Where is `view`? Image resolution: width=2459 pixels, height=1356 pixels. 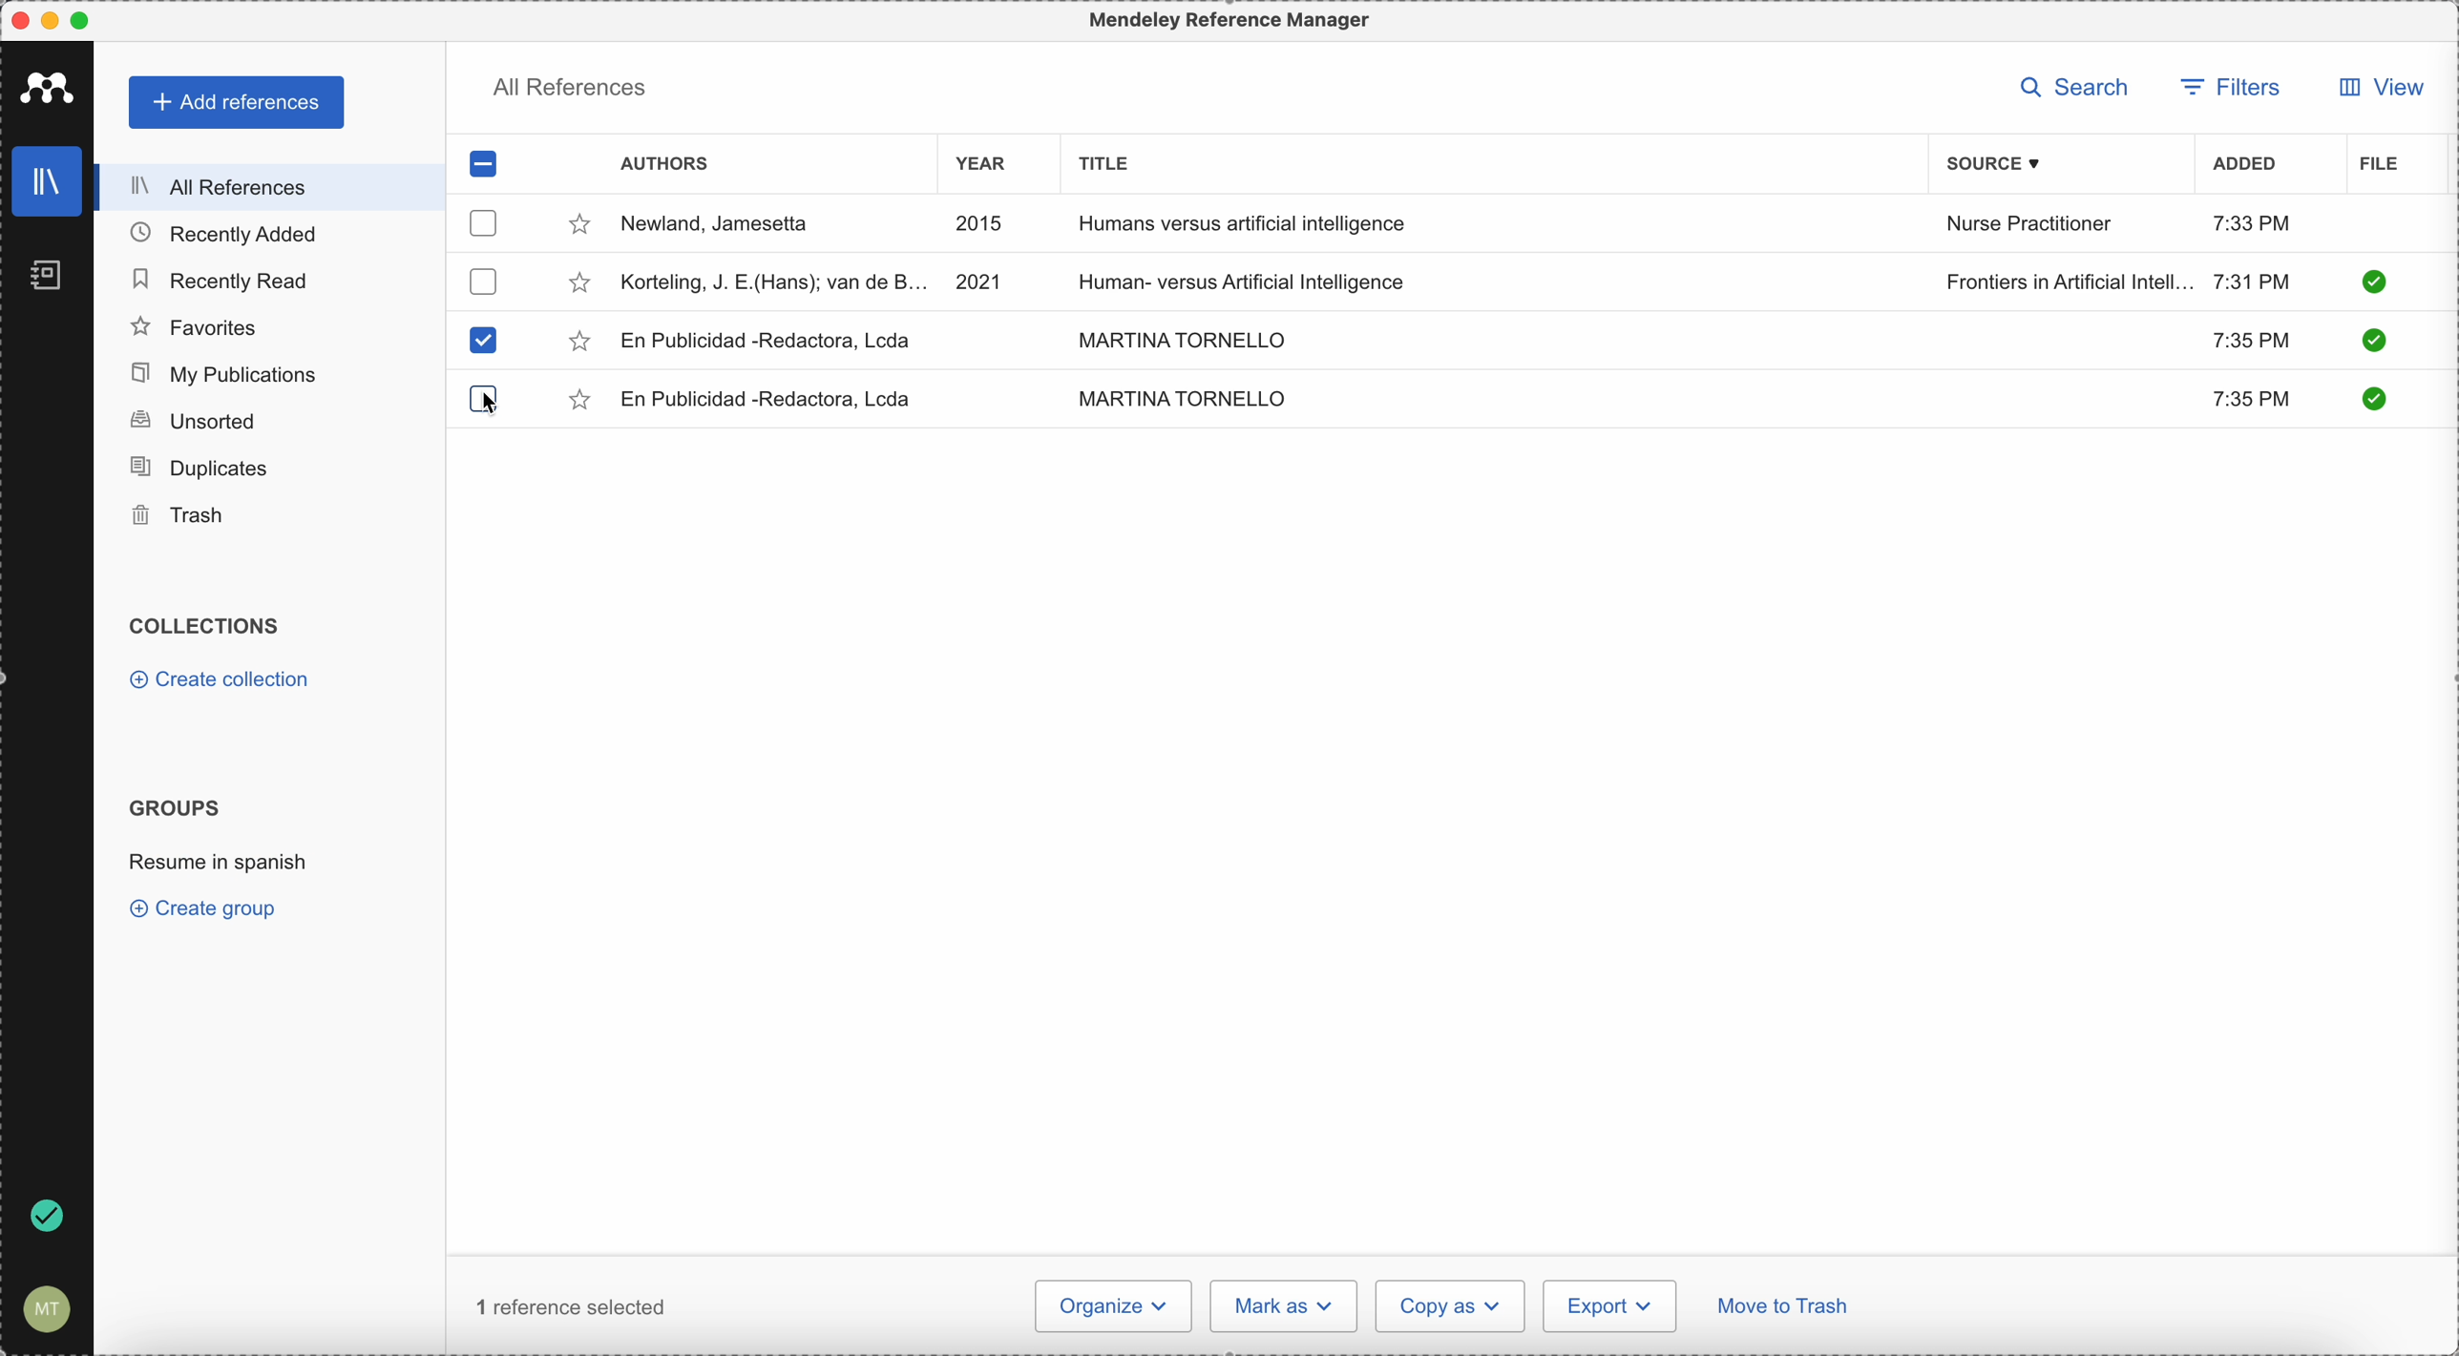
view is located at coordinates (2376, 87).